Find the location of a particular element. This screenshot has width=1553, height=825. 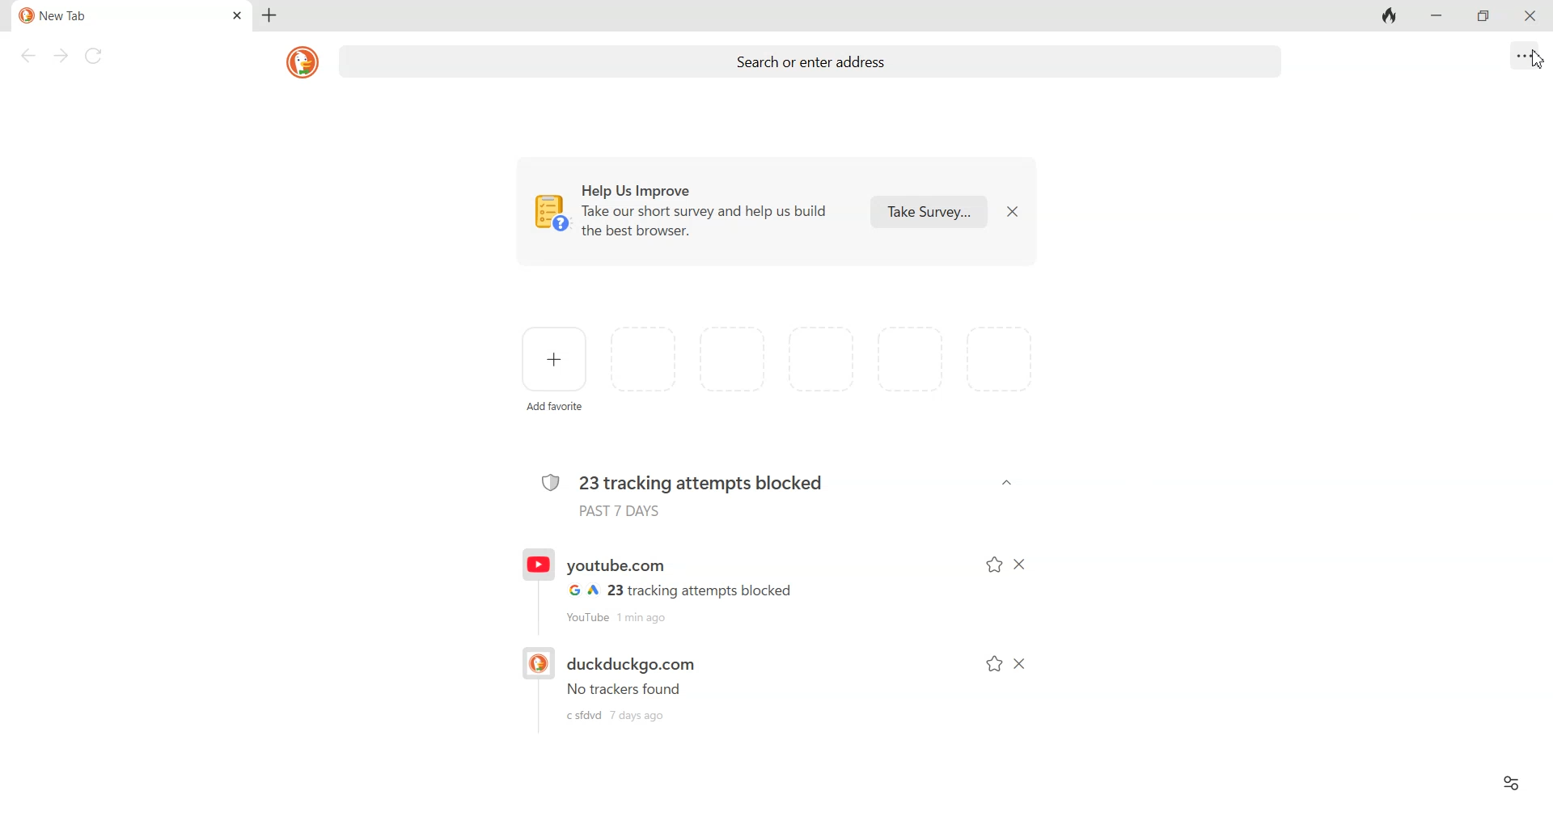

Take survey... is located at coordinates (929, 210).